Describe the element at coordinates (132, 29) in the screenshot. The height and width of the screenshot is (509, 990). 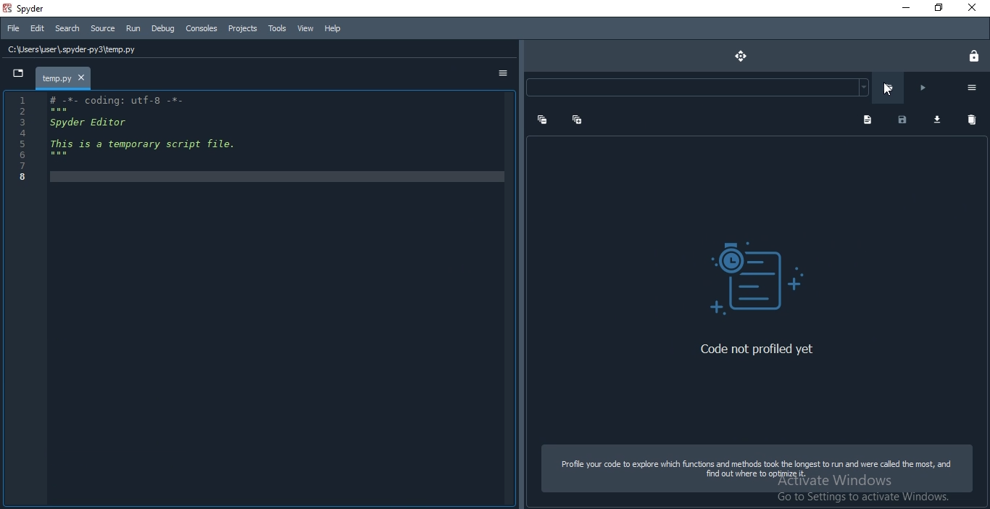
I see `Run` at that location.